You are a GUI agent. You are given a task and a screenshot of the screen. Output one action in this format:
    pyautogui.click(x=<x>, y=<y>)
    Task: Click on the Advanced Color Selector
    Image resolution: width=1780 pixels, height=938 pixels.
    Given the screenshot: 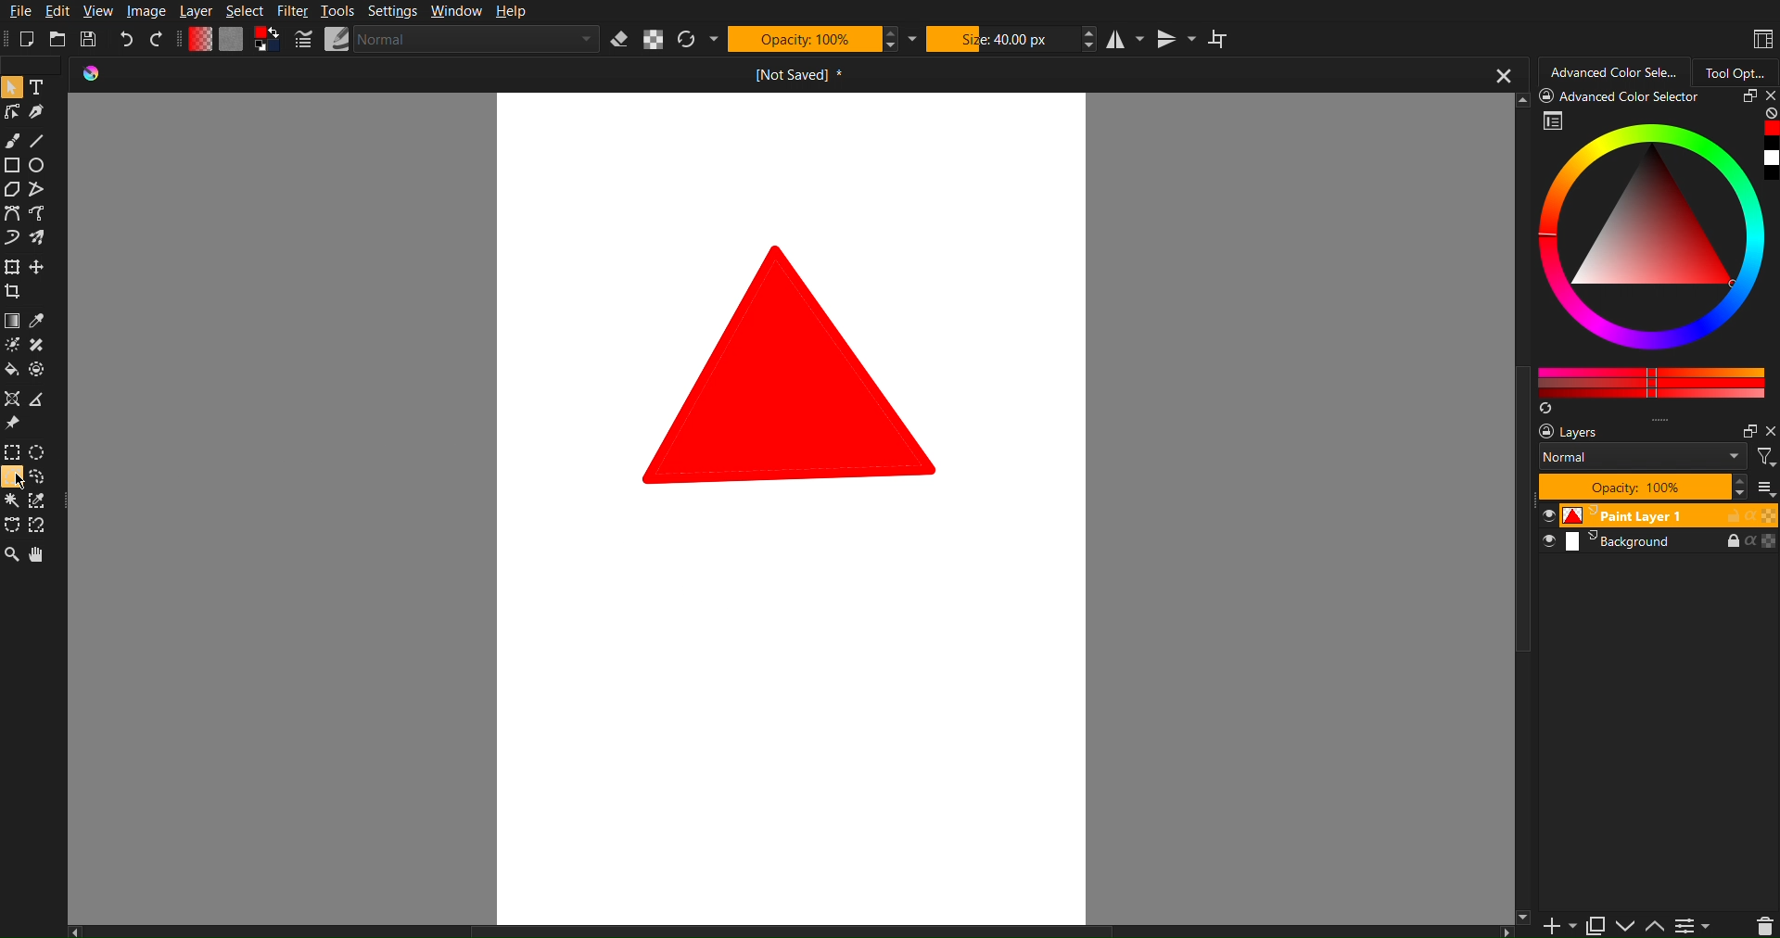 What is the action you would take?
    pyautogui.click(x=1656, y=251)
    